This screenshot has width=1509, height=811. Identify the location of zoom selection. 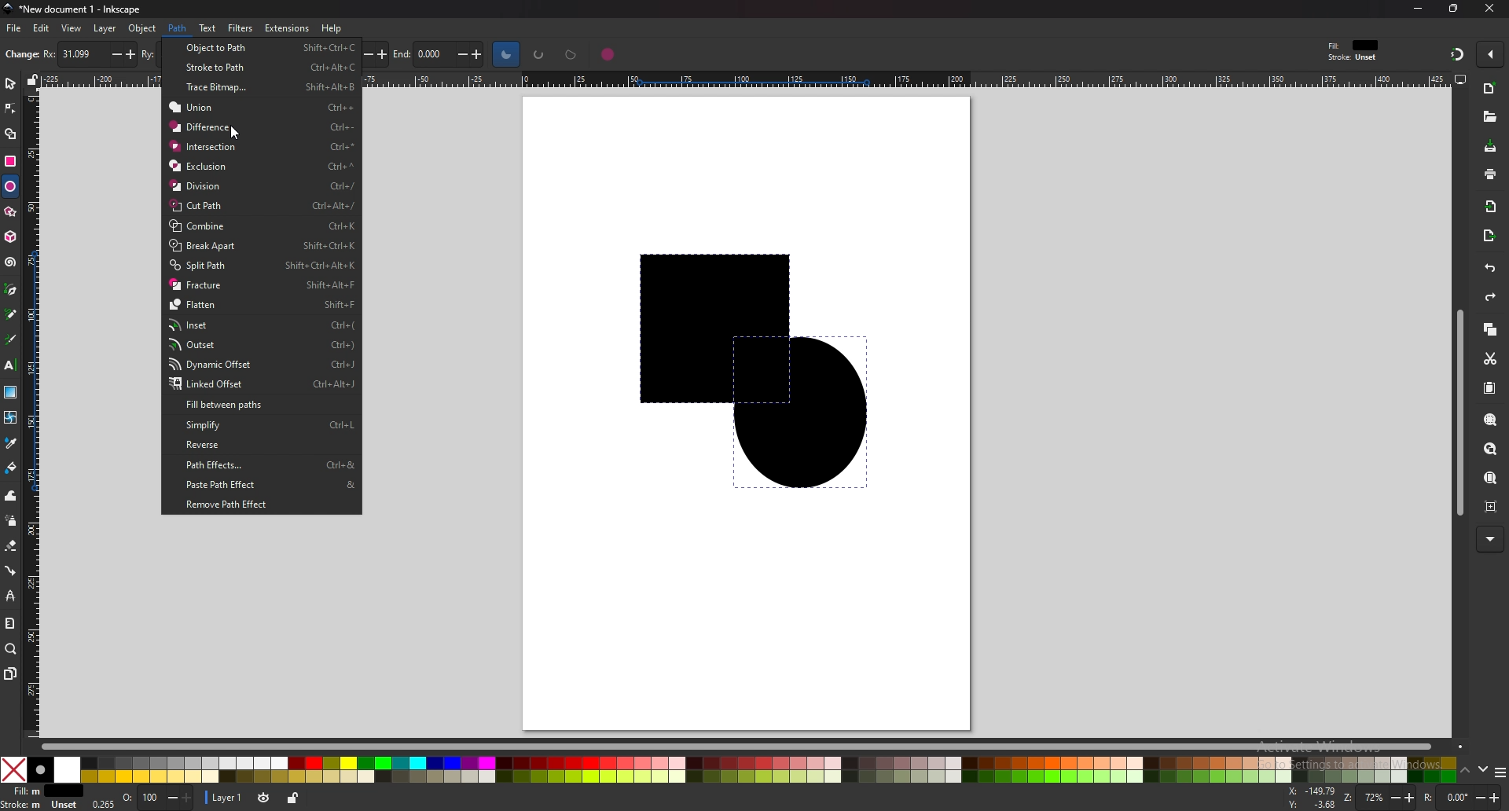
(1492, 420).